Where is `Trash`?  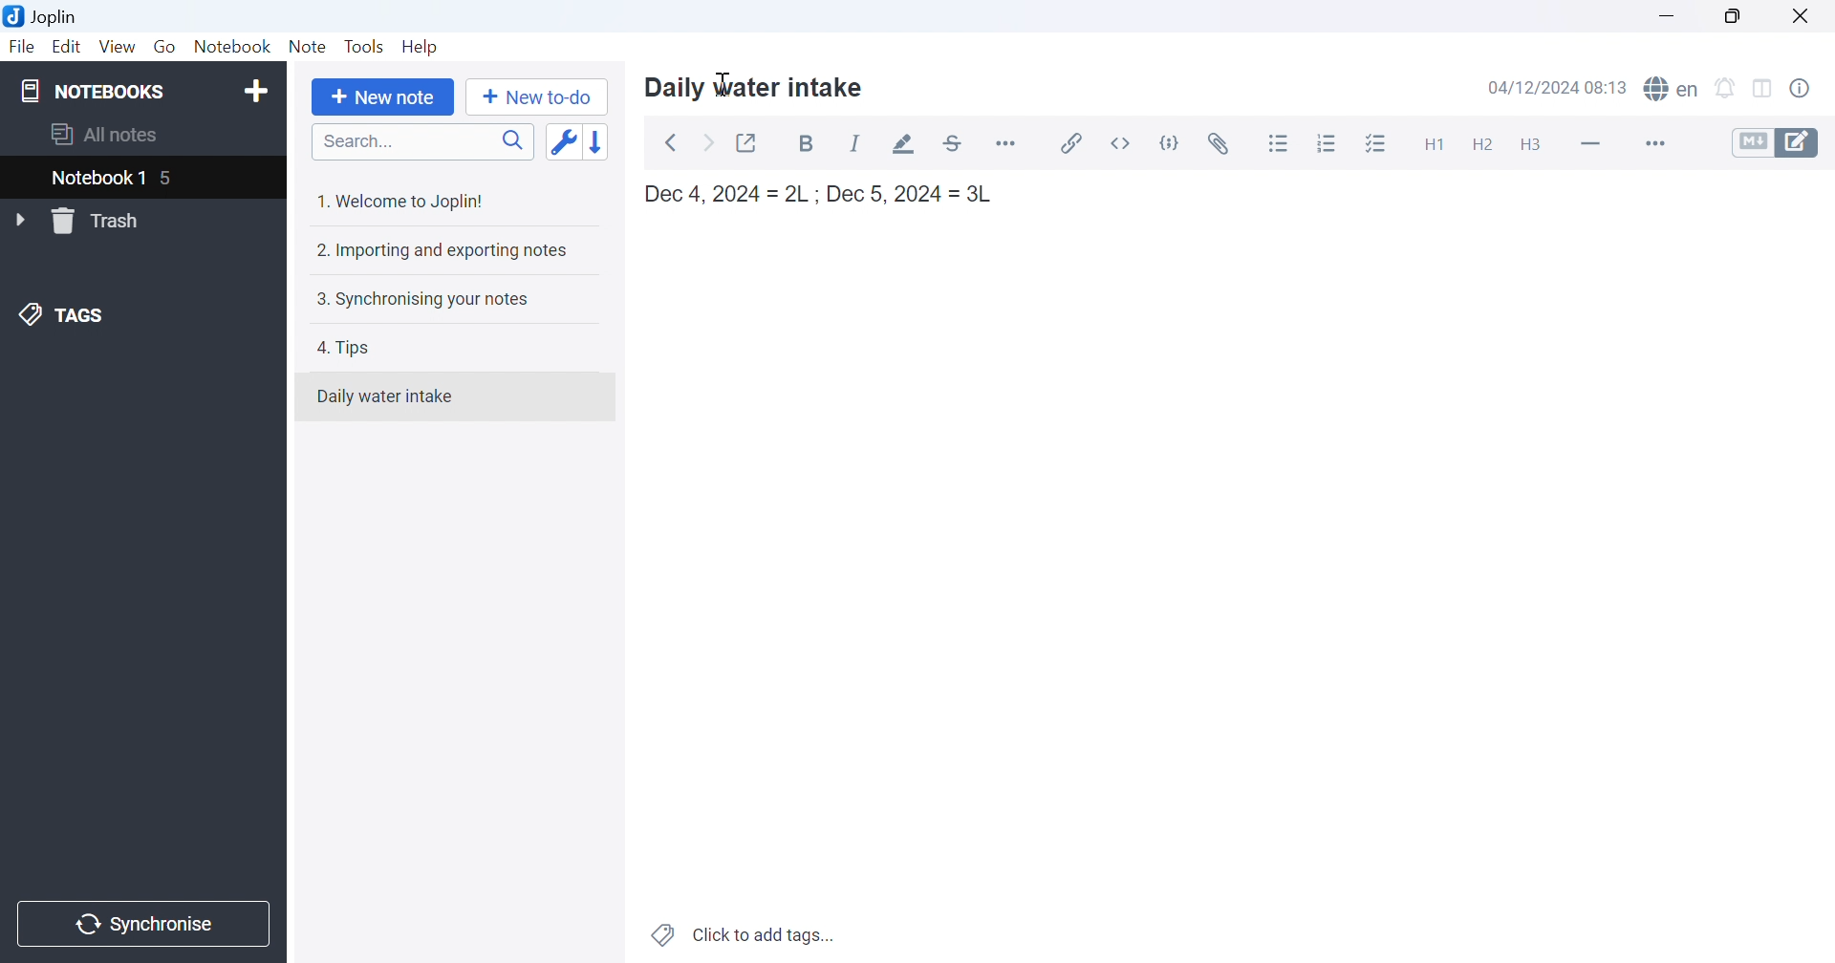 Trash is located at coordinates (98, 221).